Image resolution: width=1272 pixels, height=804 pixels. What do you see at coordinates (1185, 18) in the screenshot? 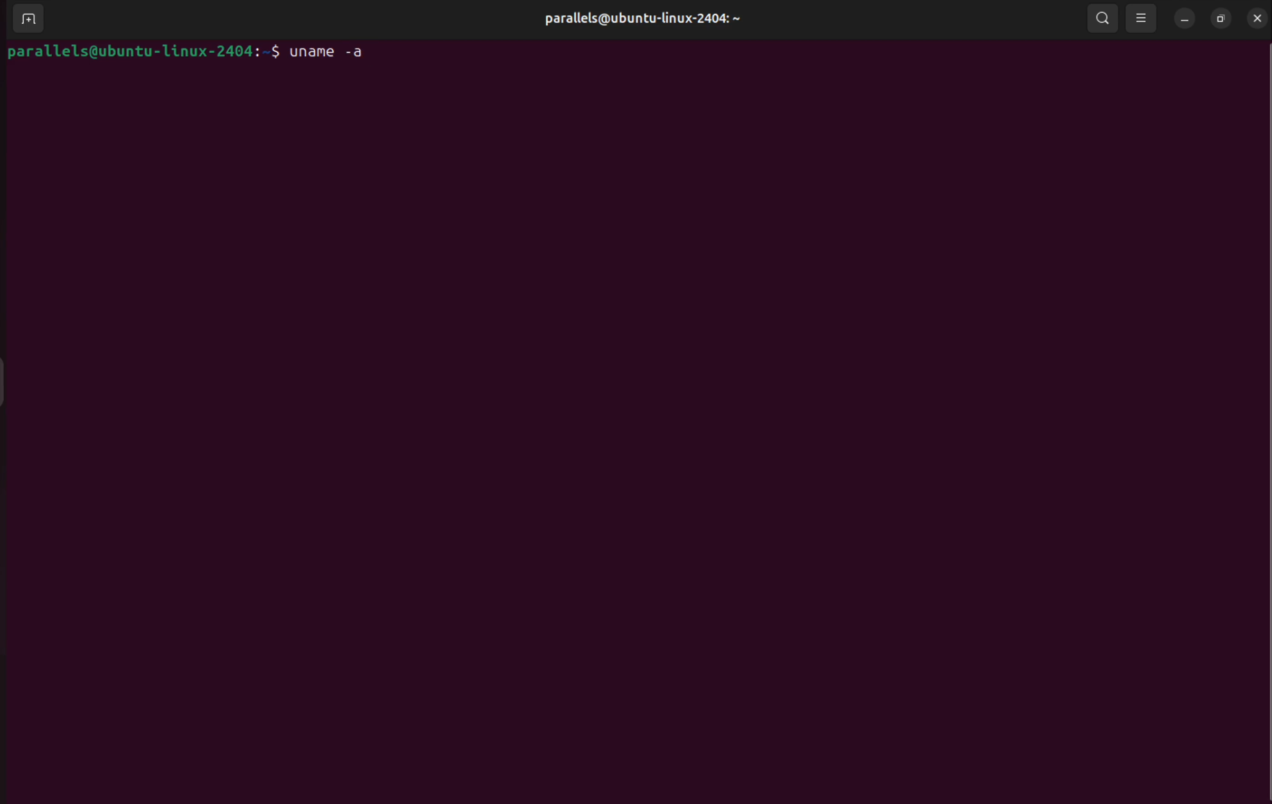
I see `minimize` at bounding box center [1185, 18].